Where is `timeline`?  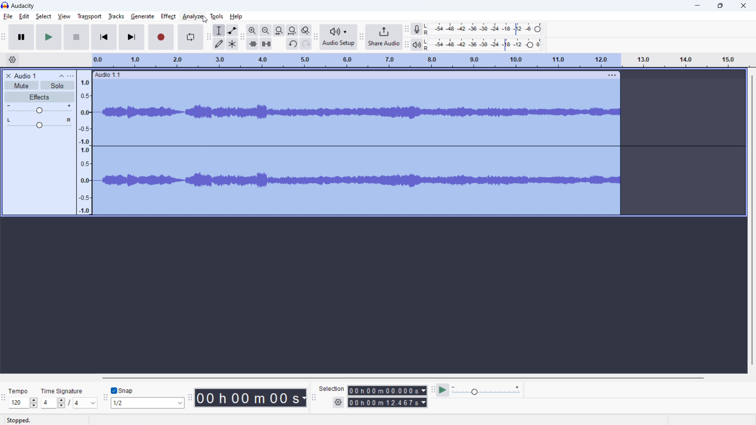 timeline is located at coordinates (420, 60).